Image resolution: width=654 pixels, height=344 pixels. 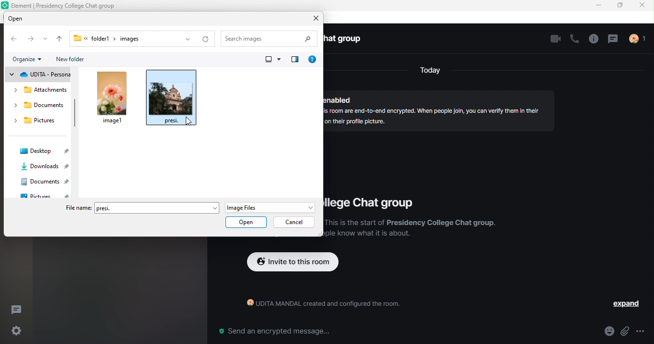 What do you see at coordinates (41, 90) in the screenshot?
I see `attachments` at bounding box center [41, 90].